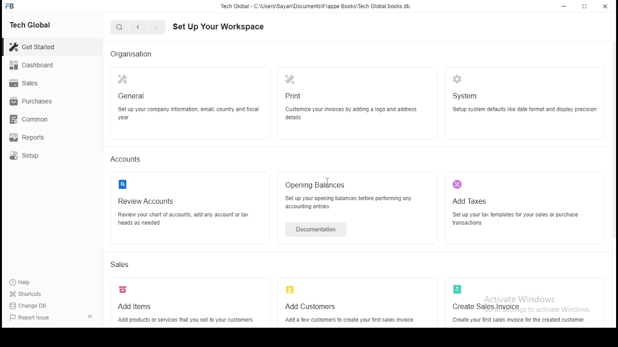 The image size is (618, 347). What do you see at coordinates (565, 7) in the screenshot?
I see `minimize ` at bounding box center [565, 7].